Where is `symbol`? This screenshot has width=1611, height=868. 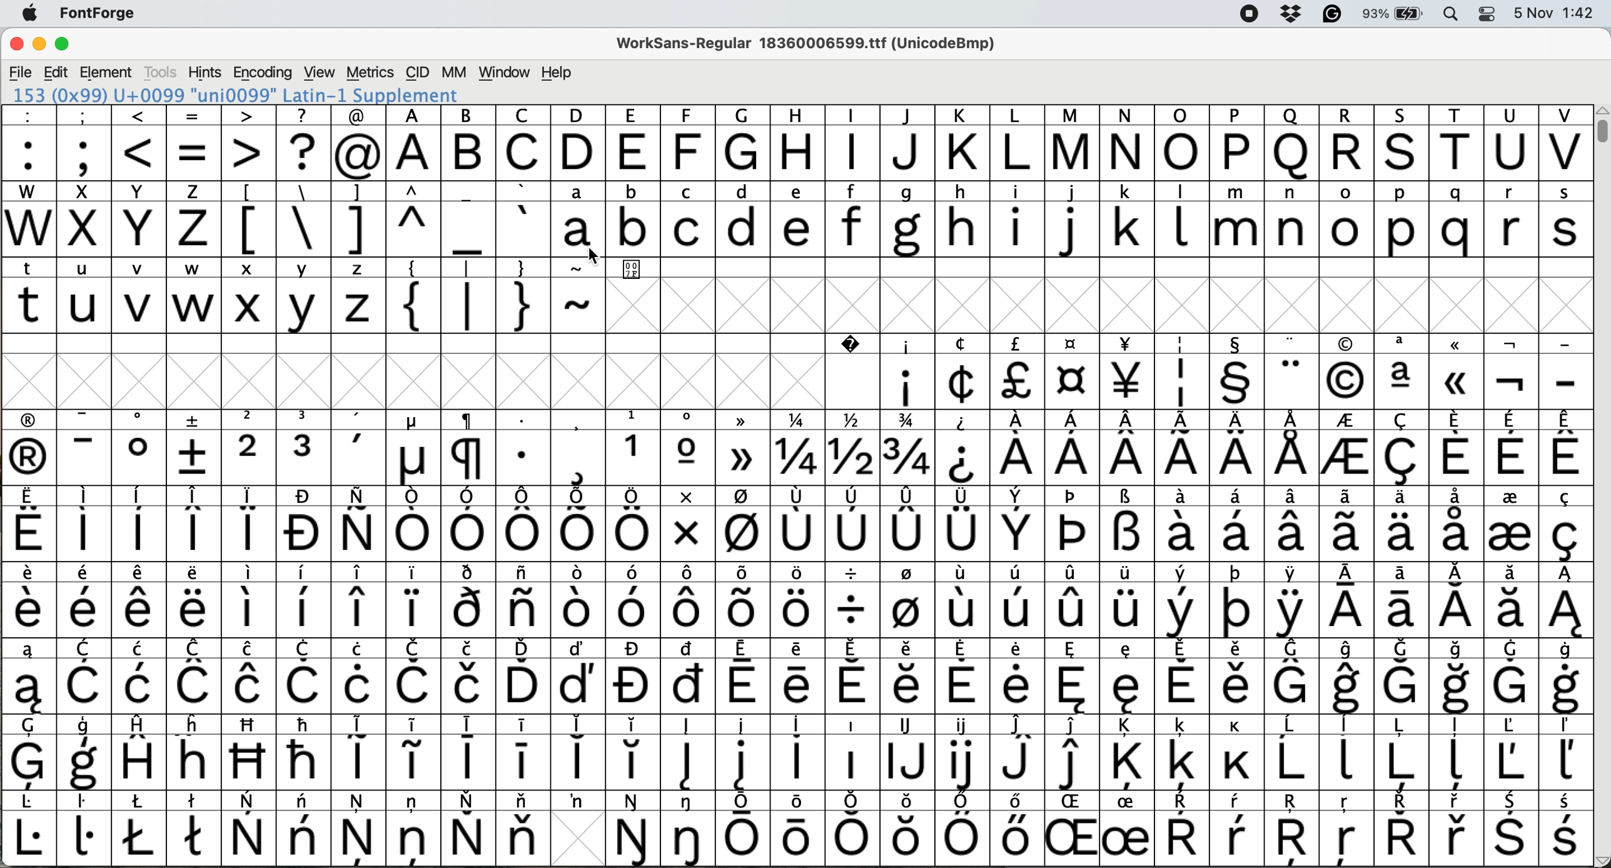
symbol is located at coordinates (964, 448).